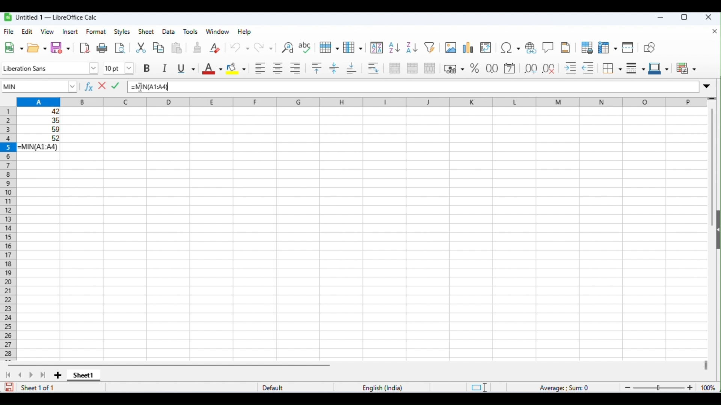 The width and height of the screenshot is (721, 405). What do you see at coordinates (263, 48) in the screenshot?
I see `redo` at bounding box center [263, 48].